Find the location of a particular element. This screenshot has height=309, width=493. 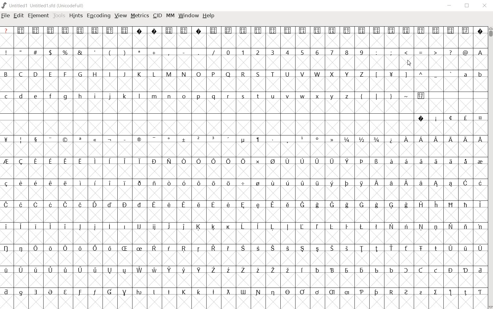

sumbols is located at coordinates (413, 74).